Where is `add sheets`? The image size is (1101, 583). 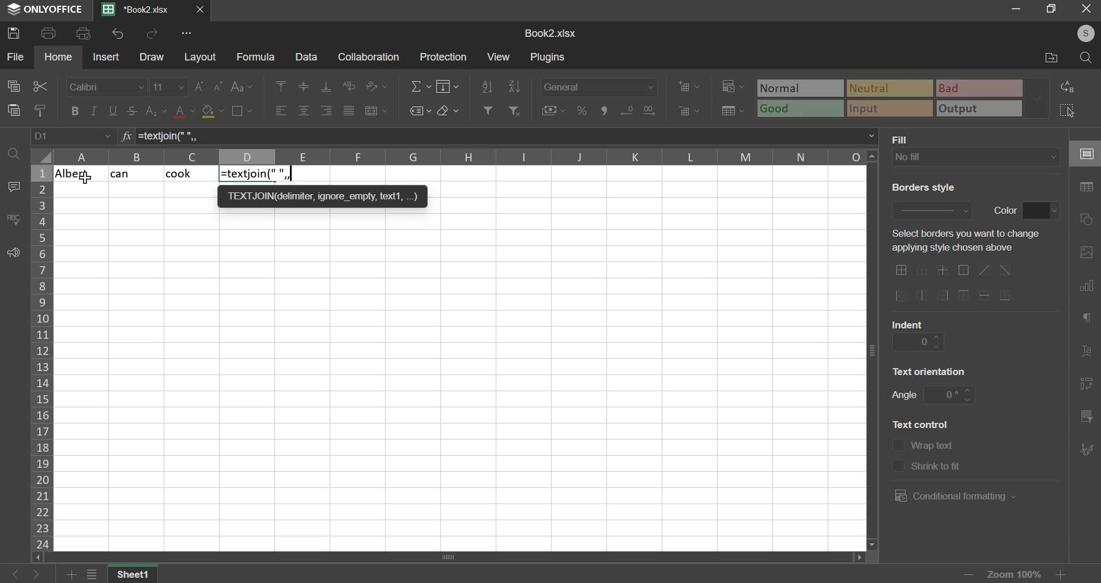 add sheets is located at coordinates (71, 575).